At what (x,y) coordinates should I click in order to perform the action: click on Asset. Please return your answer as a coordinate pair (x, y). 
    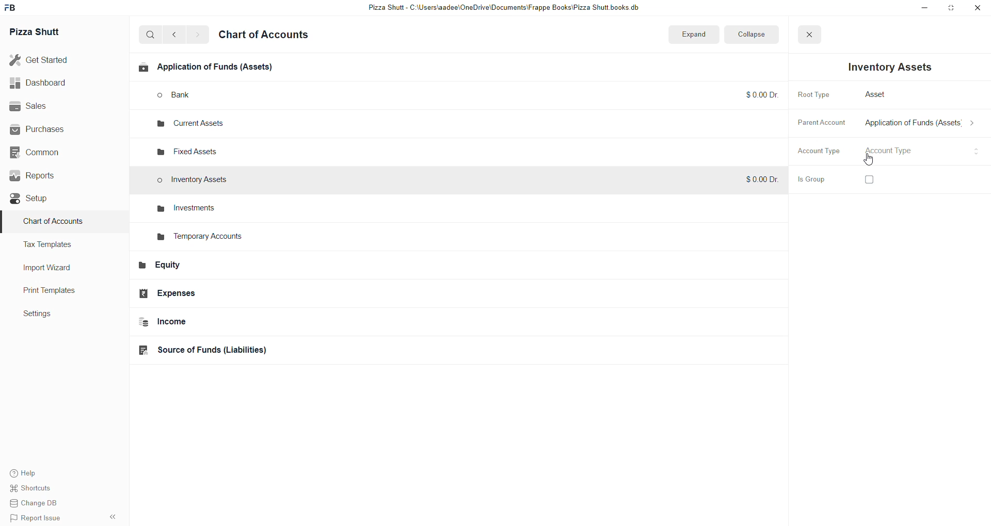
    Looking at the image, I should click on (871, 93).